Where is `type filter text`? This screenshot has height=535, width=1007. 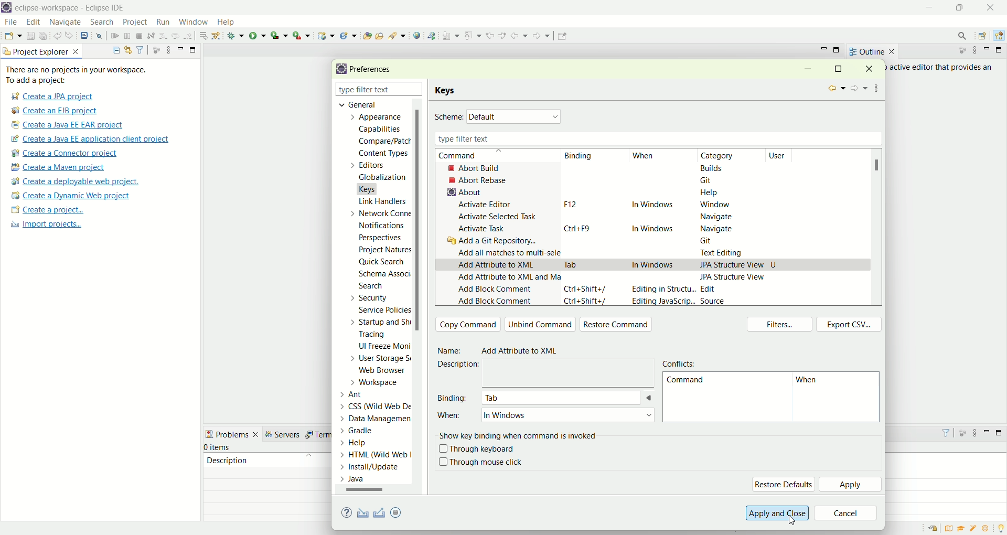 type filter text is located at coordinates (655, 138).